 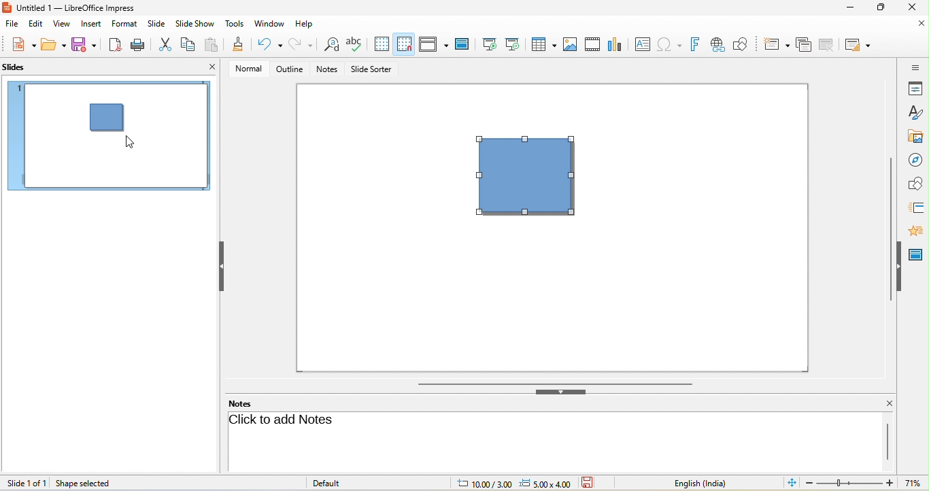 What do you see at coordinates (886, 441) in the screenshot?
I see `vertical scroll bar` at bounding box center [886, 441].